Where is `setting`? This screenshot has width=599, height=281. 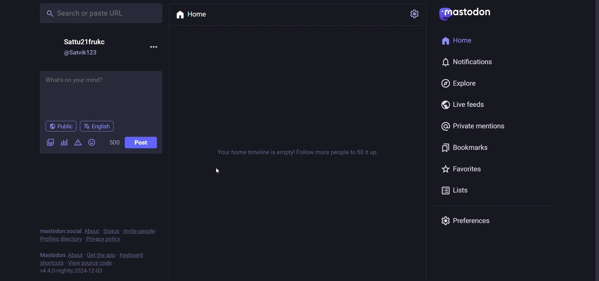 setting is located at coordinates (412, 14).